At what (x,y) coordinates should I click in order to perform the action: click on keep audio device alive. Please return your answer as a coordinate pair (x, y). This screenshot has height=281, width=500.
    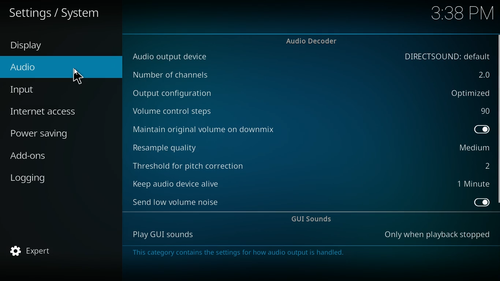
    Looking at the image, I should click on (176, 181).